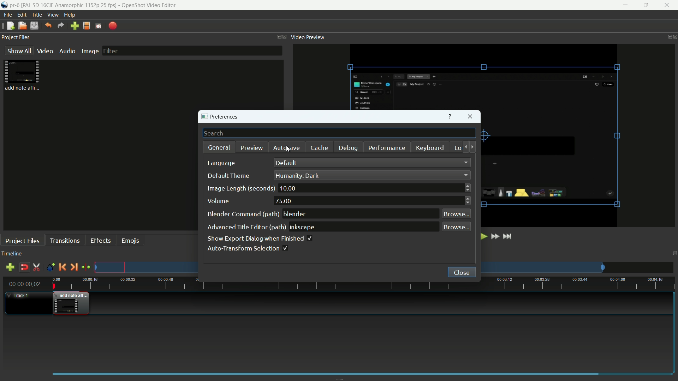 The image size is (678, 381). What do you see at coordinates (62, 267) in the screenshot?
I see `previous marker` at bounding box center [62, 267].